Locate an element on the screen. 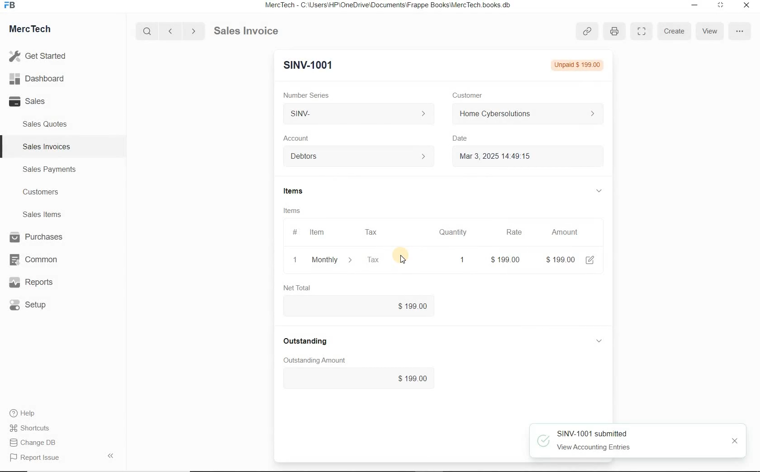 This screenshot has height=472, width=760. Customer is located at coordinates (470, 95).